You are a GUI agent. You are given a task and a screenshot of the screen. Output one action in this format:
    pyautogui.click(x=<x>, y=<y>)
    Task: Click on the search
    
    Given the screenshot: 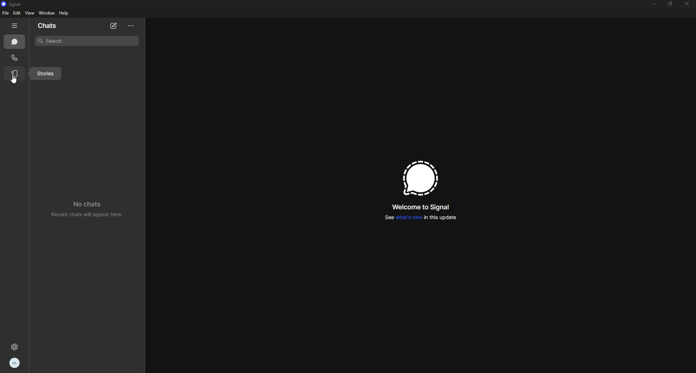 What is the action you would take?
    pyautogui.click(x=86, y=41)
    